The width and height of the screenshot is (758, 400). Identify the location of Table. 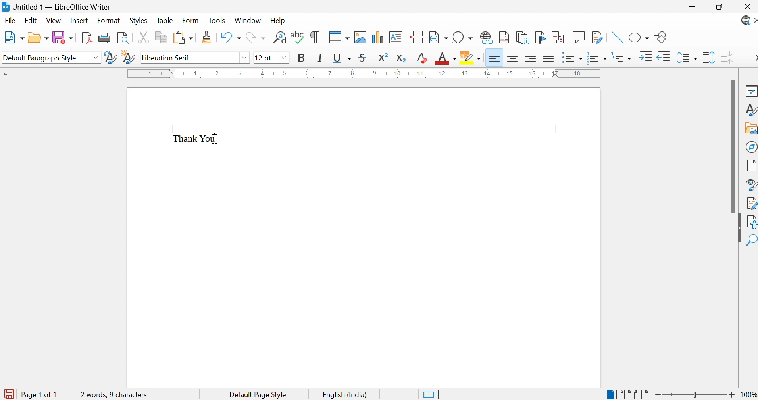
(167, 21).